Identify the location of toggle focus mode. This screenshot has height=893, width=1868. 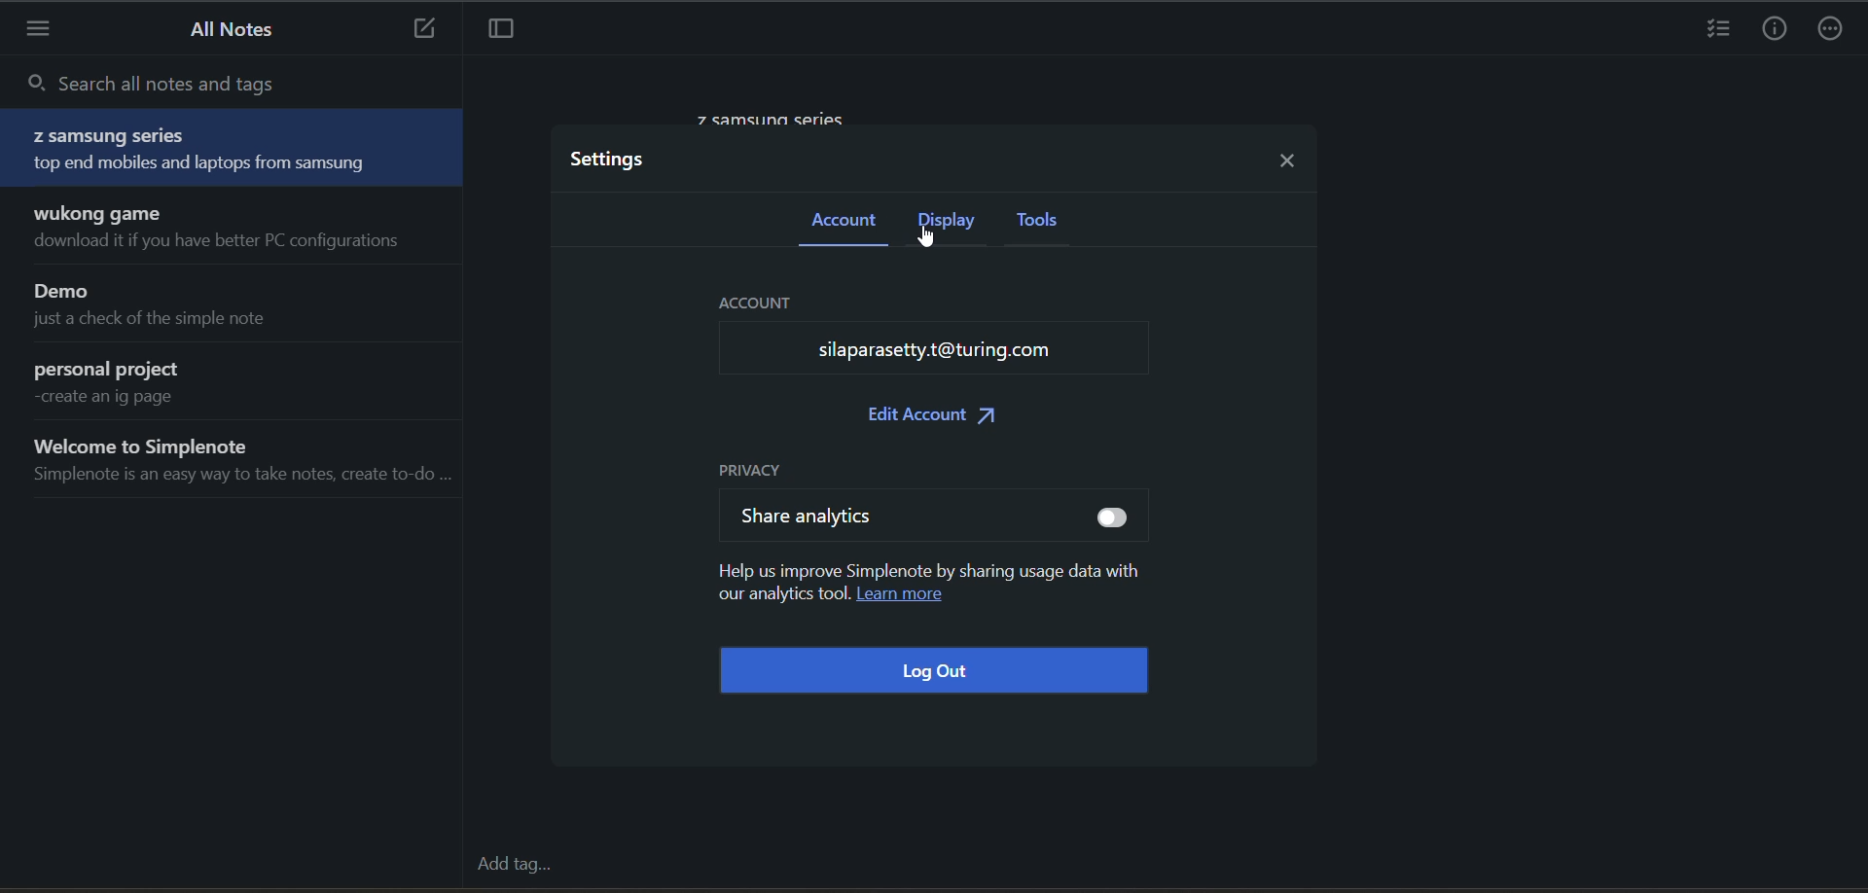
(497, 31).